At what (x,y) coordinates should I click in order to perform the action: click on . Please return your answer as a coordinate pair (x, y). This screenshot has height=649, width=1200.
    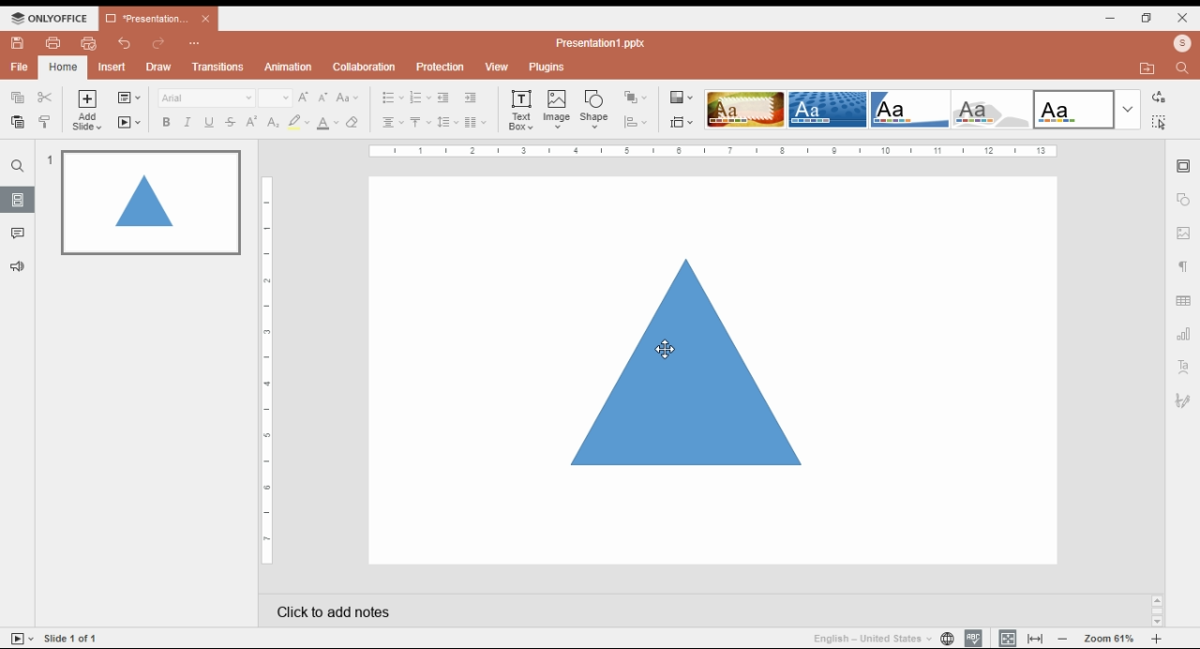
    Looking at the image, I should click on (1183, 401).